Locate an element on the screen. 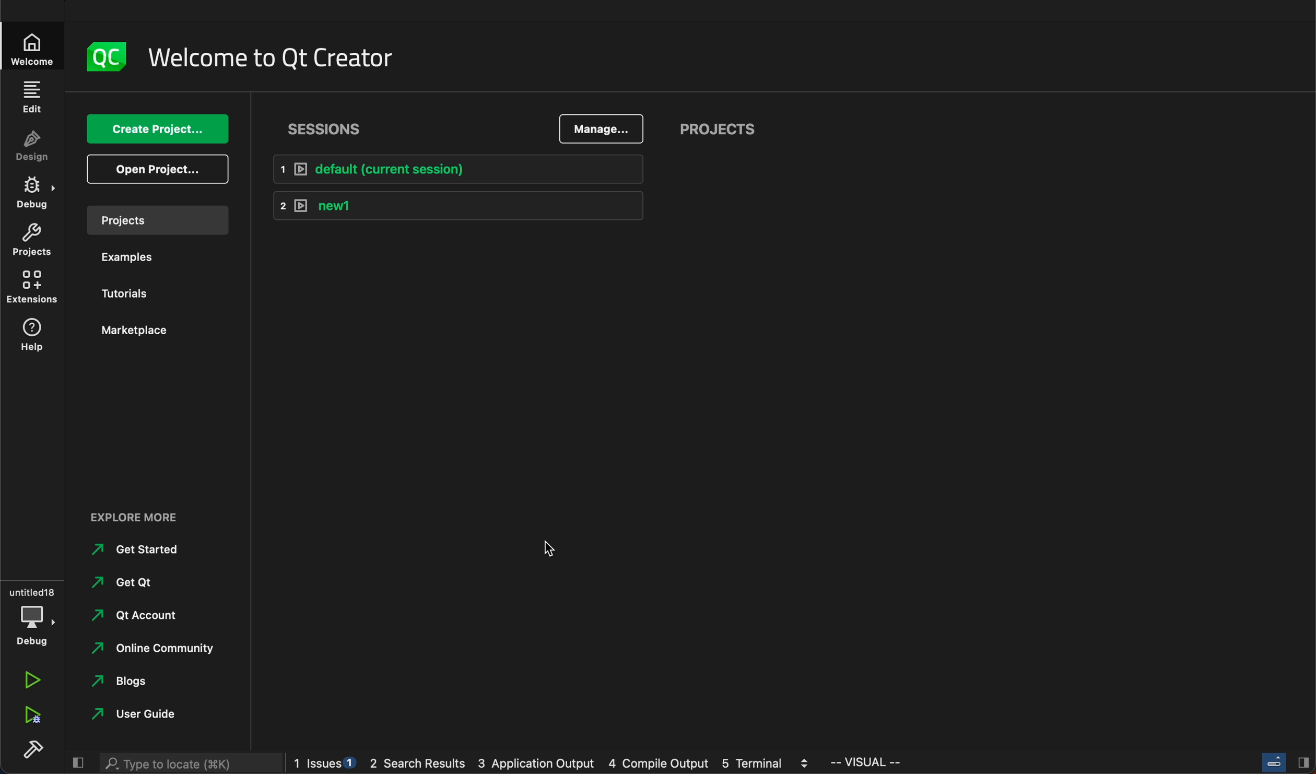  Cursor is located at coordinates (549, 549).